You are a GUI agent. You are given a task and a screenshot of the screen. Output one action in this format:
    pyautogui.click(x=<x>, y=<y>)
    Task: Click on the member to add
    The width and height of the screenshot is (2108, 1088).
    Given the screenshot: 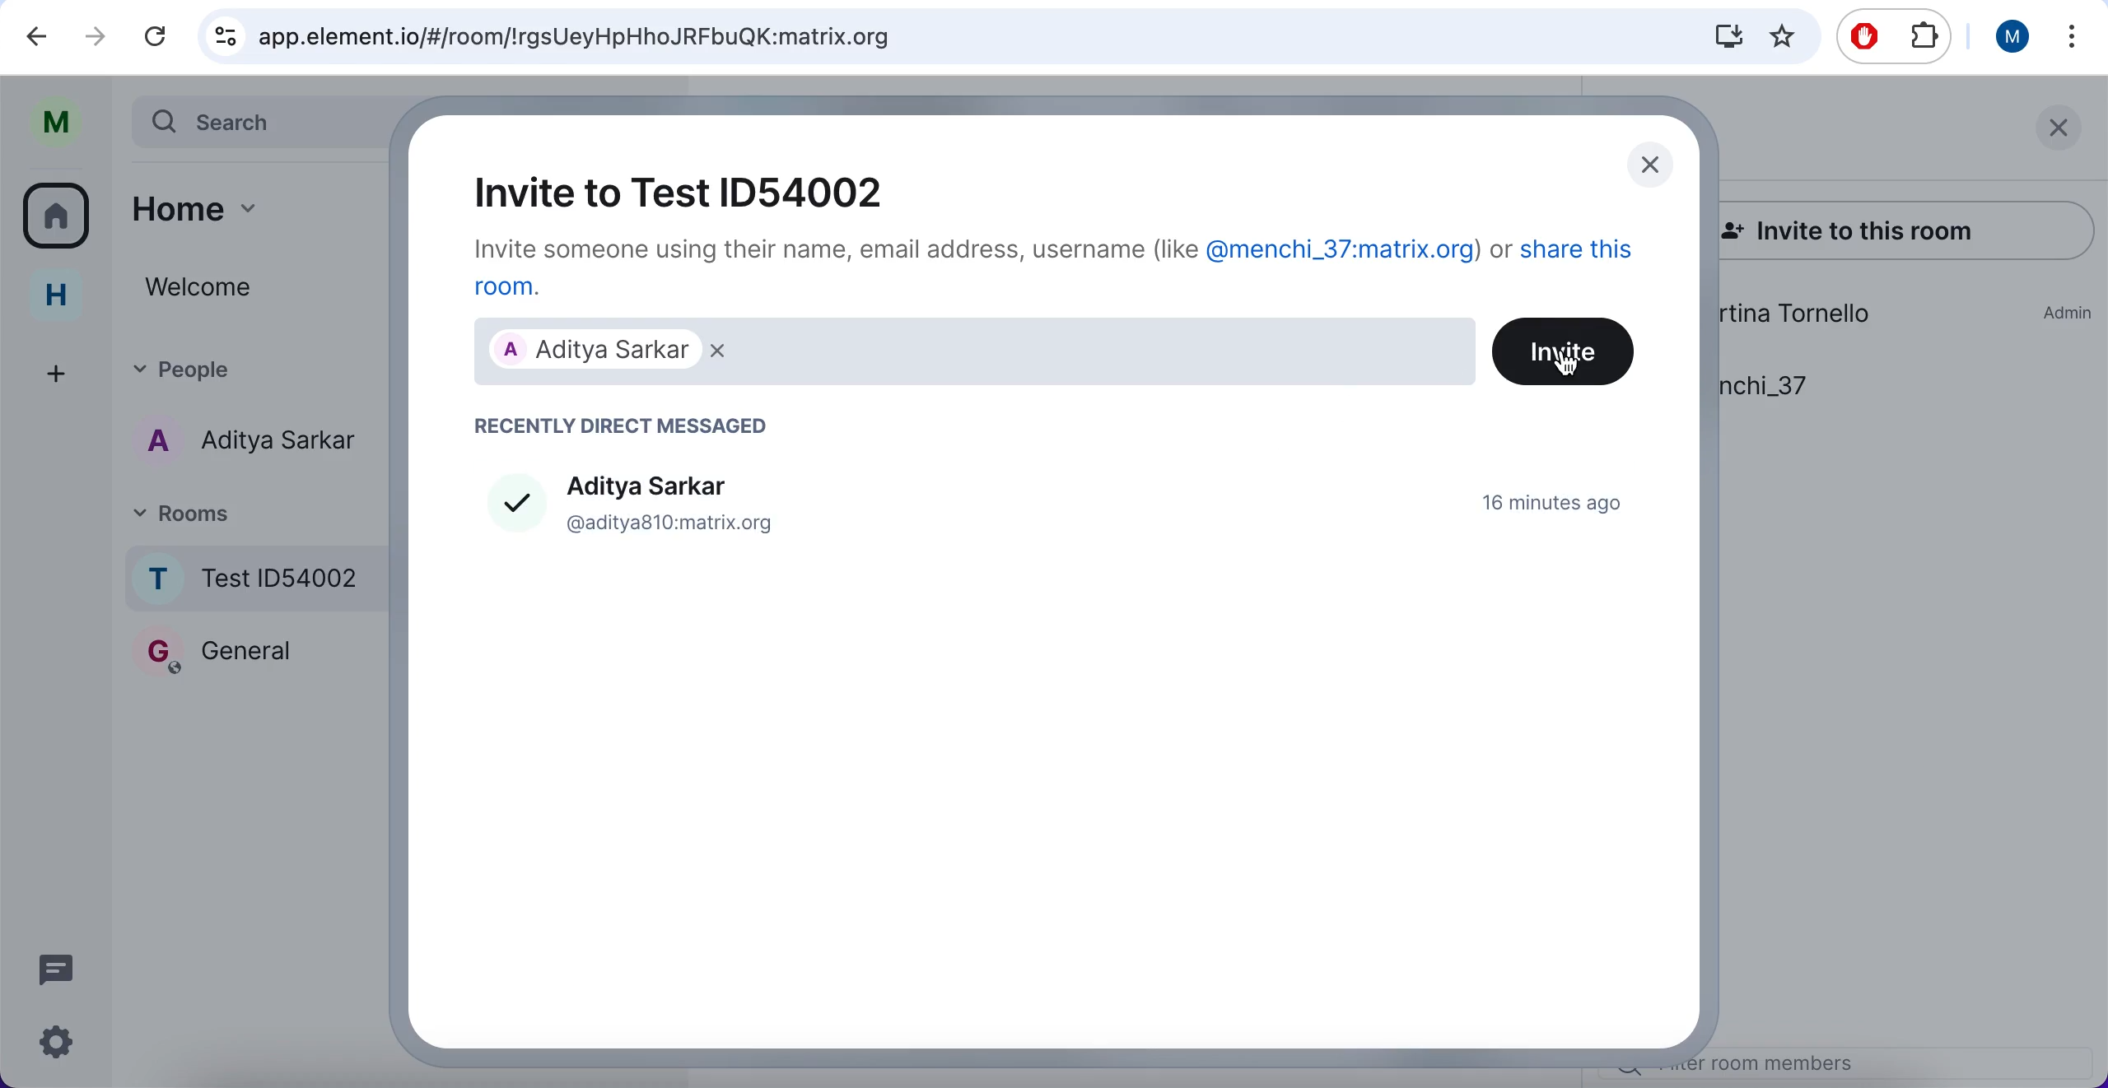 What is the action you would take?
    pyautogui.click(x=1062, y=510)
    